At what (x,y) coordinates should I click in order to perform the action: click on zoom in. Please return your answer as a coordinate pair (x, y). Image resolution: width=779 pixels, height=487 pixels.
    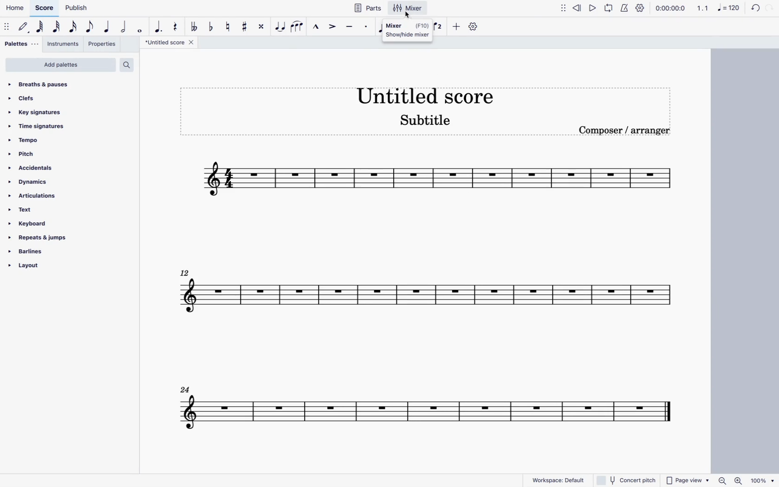
    Looking at the image, I should click on (739, 480).